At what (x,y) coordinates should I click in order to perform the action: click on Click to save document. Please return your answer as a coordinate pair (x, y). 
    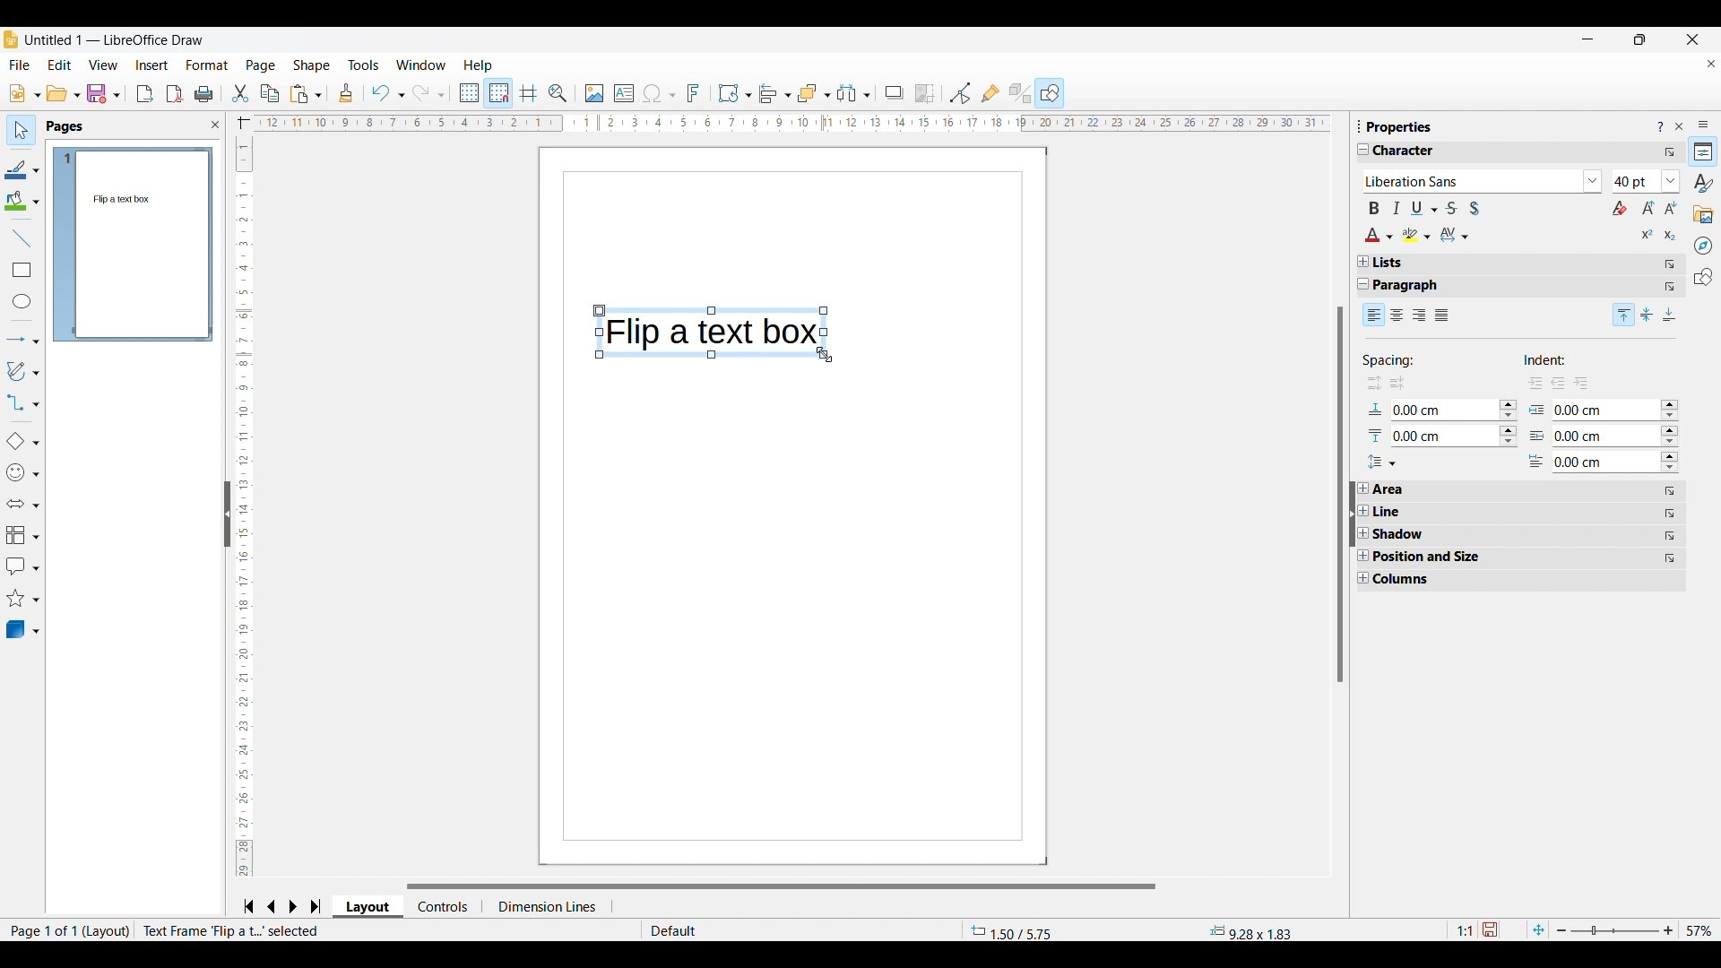
    Looking at the image, I should click on (1489, 929).